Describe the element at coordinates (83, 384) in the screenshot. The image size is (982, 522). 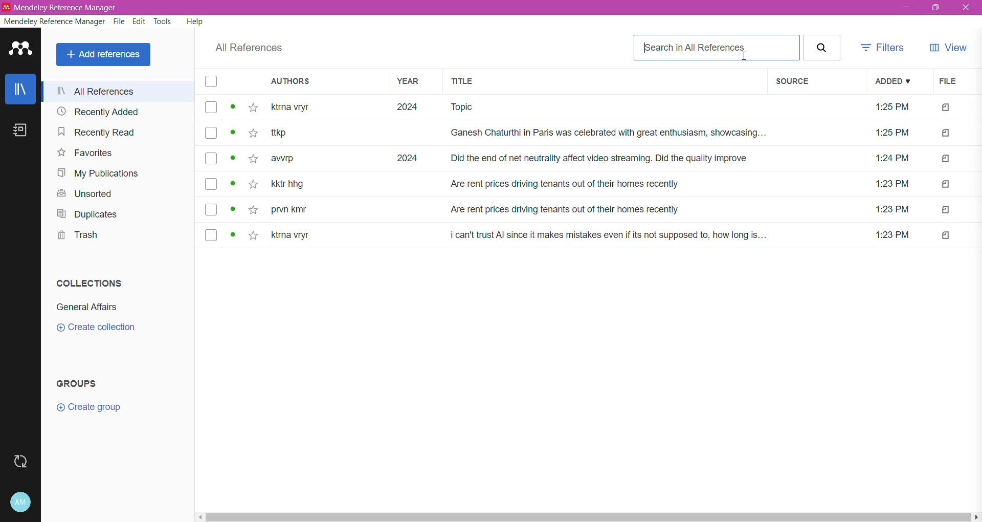
I see `Groups` at that location.